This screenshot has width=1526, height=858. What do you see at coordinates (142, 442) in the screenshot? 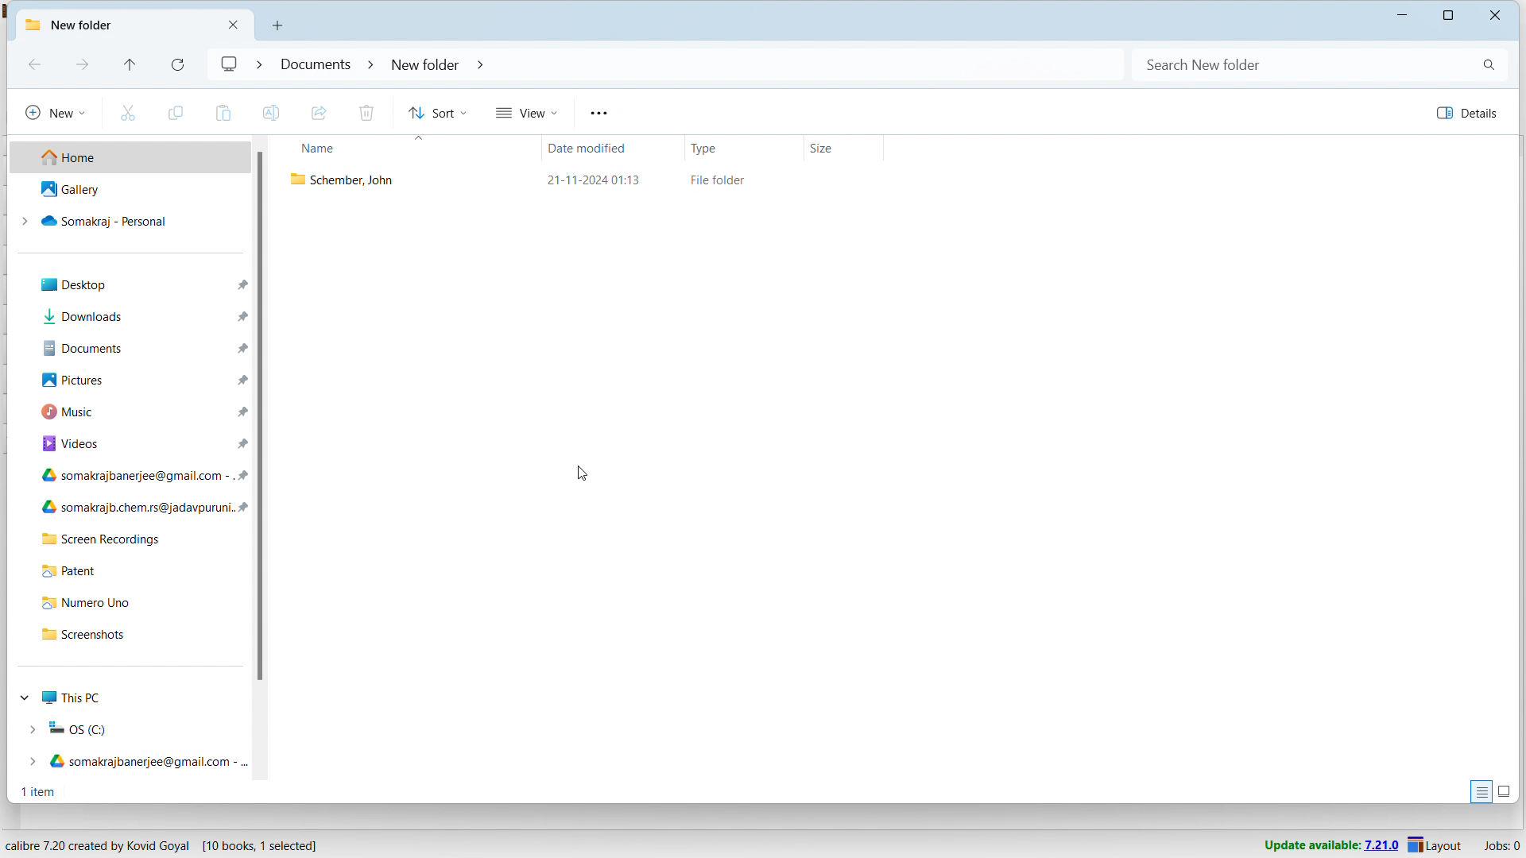
I see `videos` at bounding box center [142, 442].